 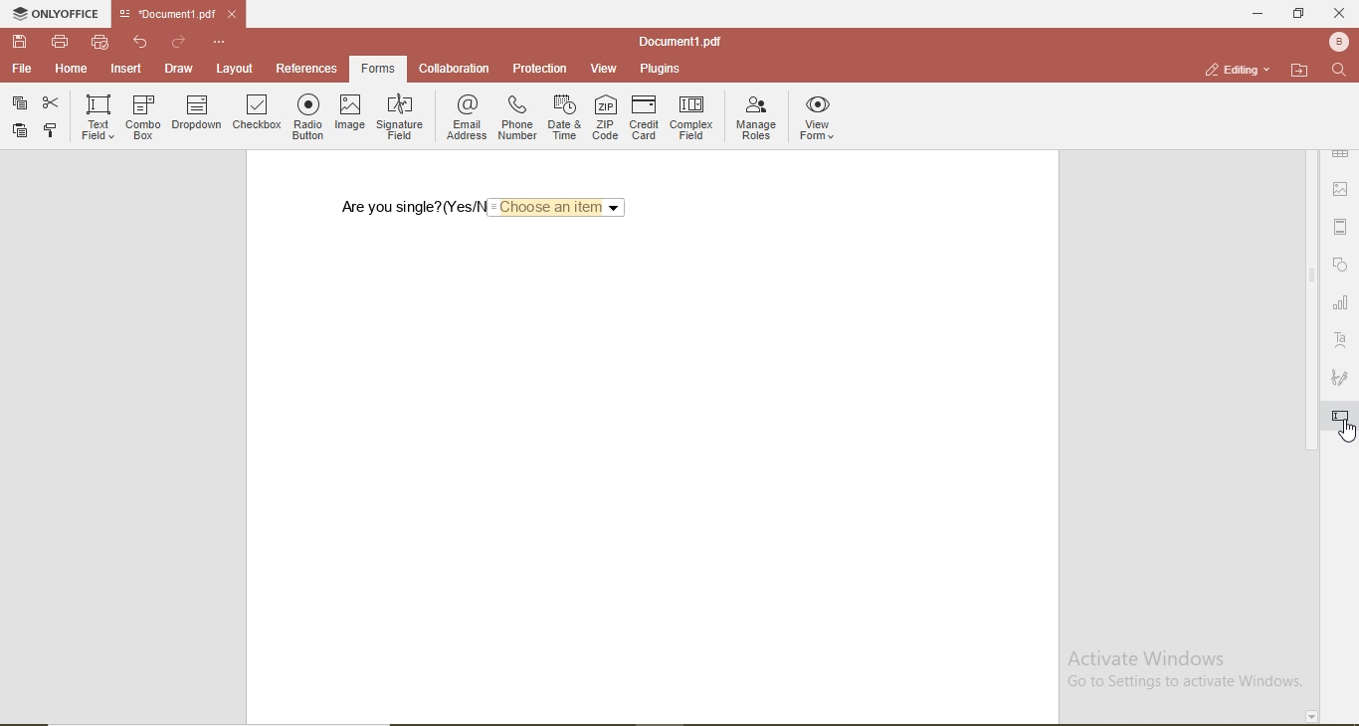 What do you see at coordinates (1311, 405) in the screenshot?
I see `scroll bar` at bounding box center [1311, 405].